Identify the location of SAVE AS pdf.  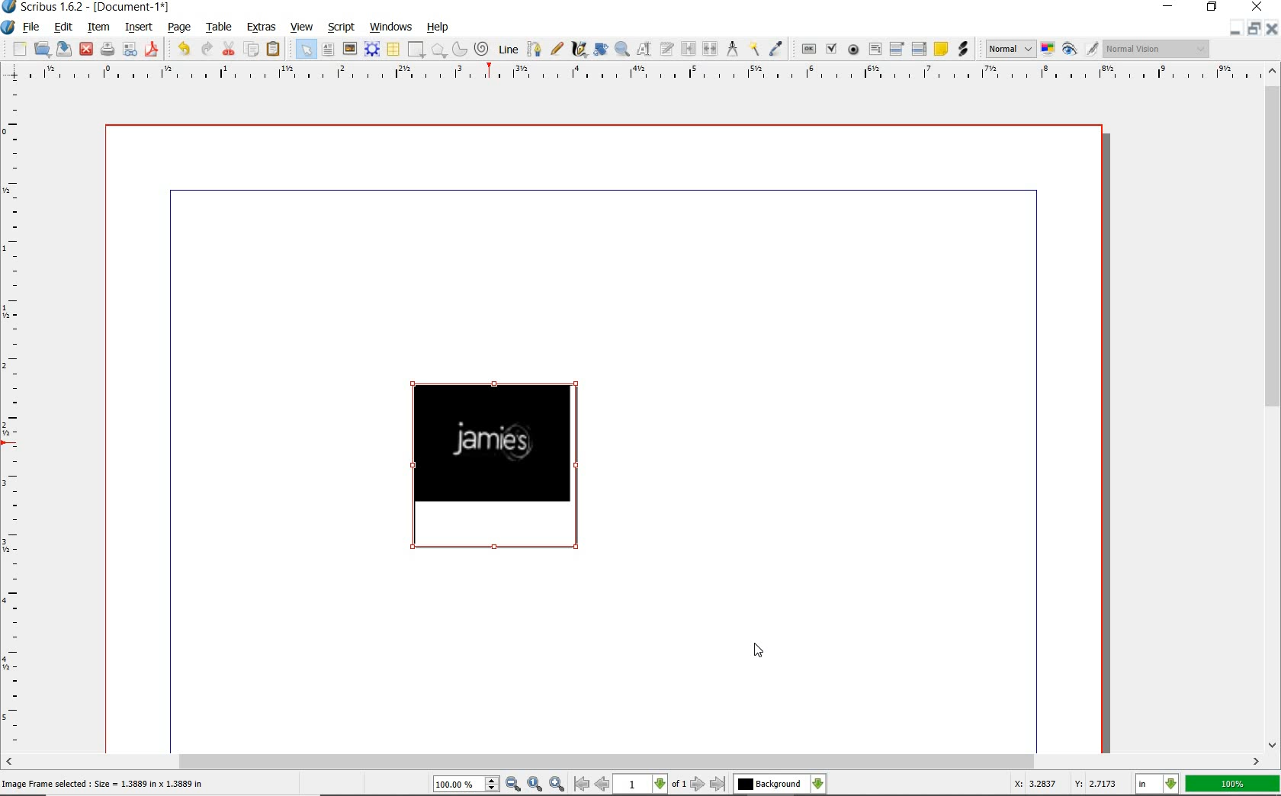
(153, 50).